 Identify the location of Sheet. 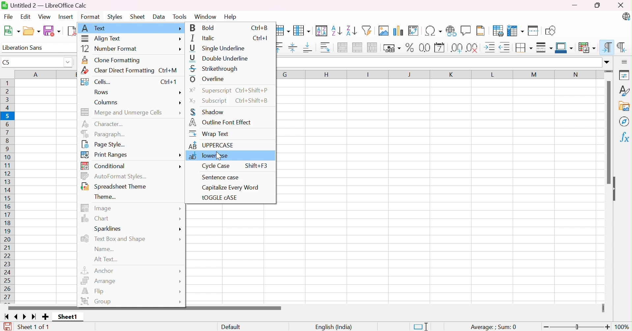
(139, 16).